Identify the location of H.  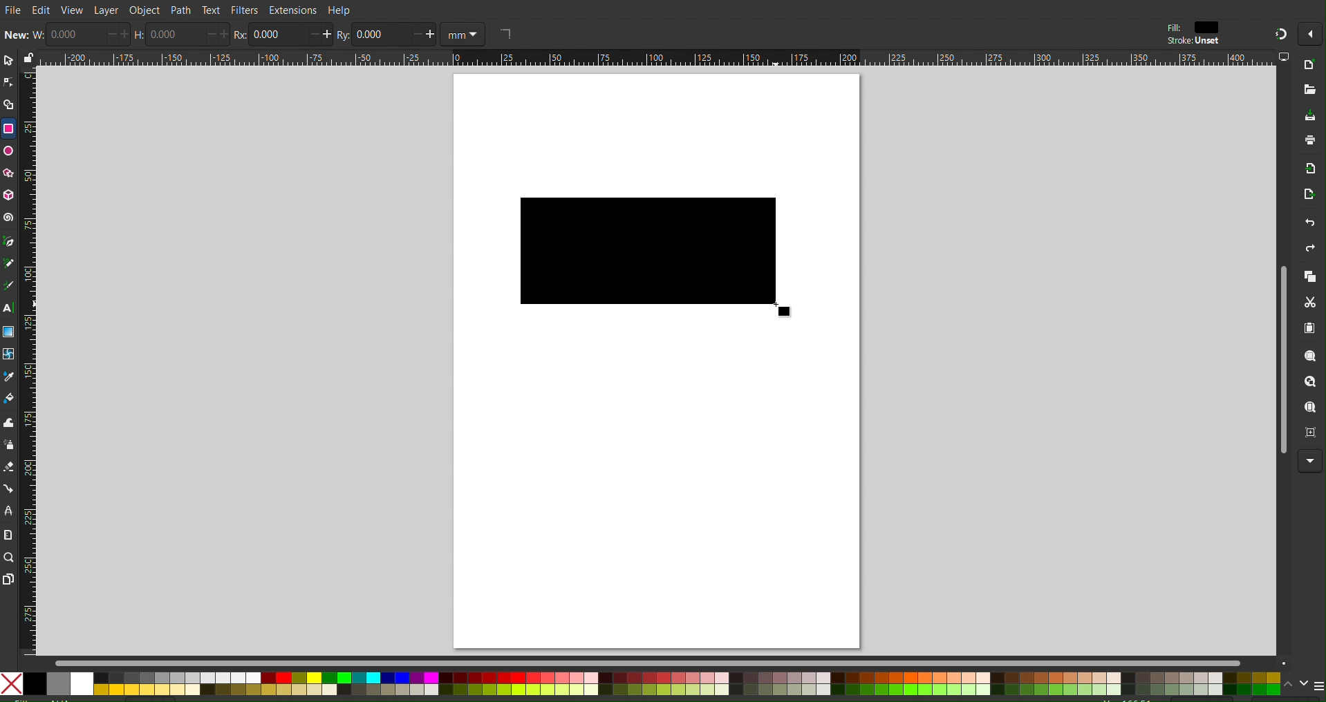
(140, 37).